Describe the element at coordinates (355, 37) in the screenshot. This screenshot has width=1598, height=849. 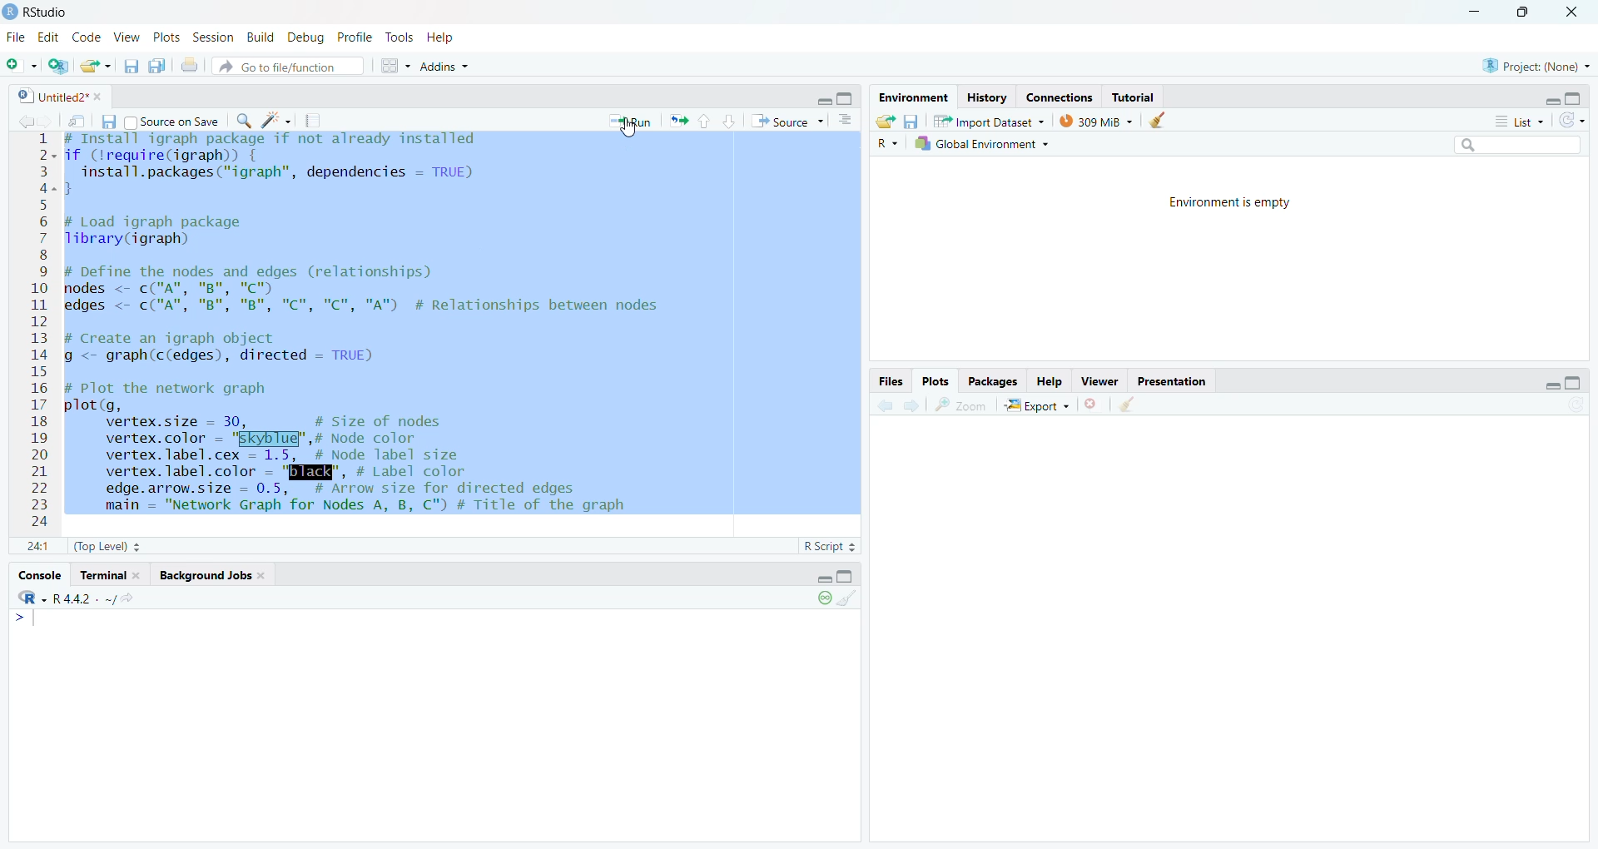
I see `Profile` at that location.